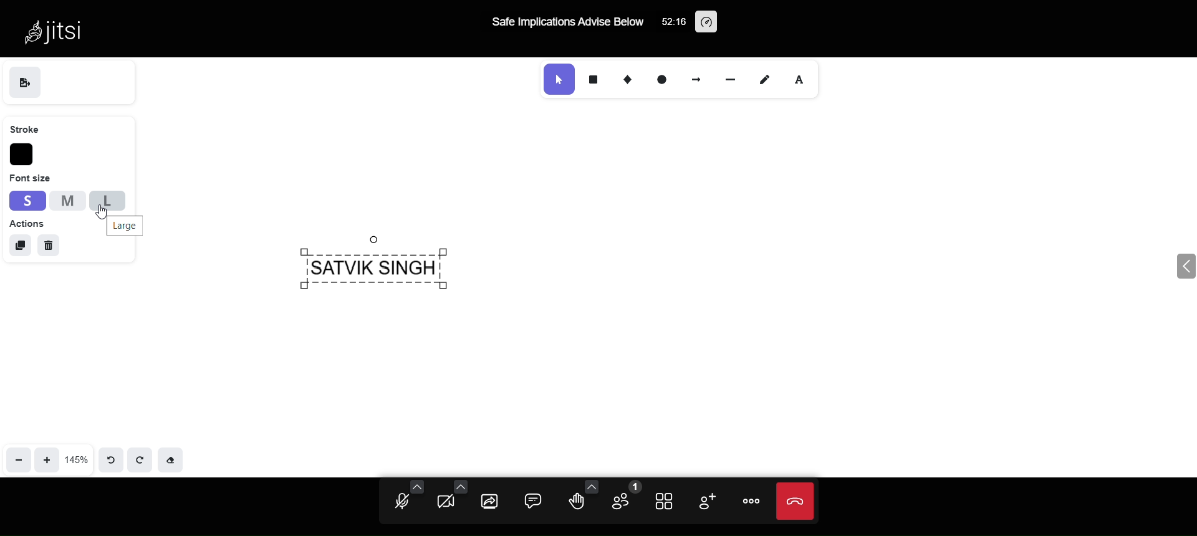 The height and width of the screenshot is (536, 1197). Describe the element at coordinates (704, 500) in the screenshot. I see `invite people` at that location.